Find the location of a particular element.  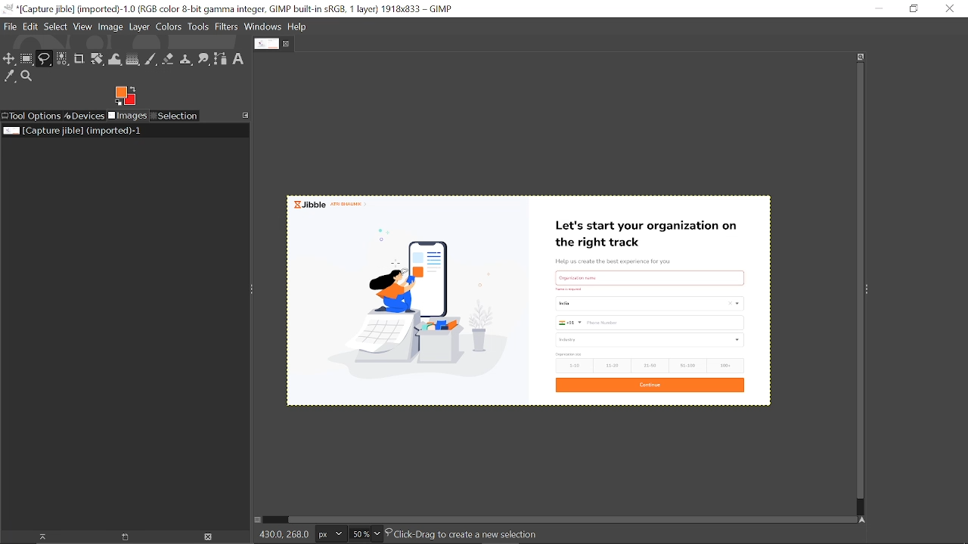

Tools is located at coordinates (198, 27).